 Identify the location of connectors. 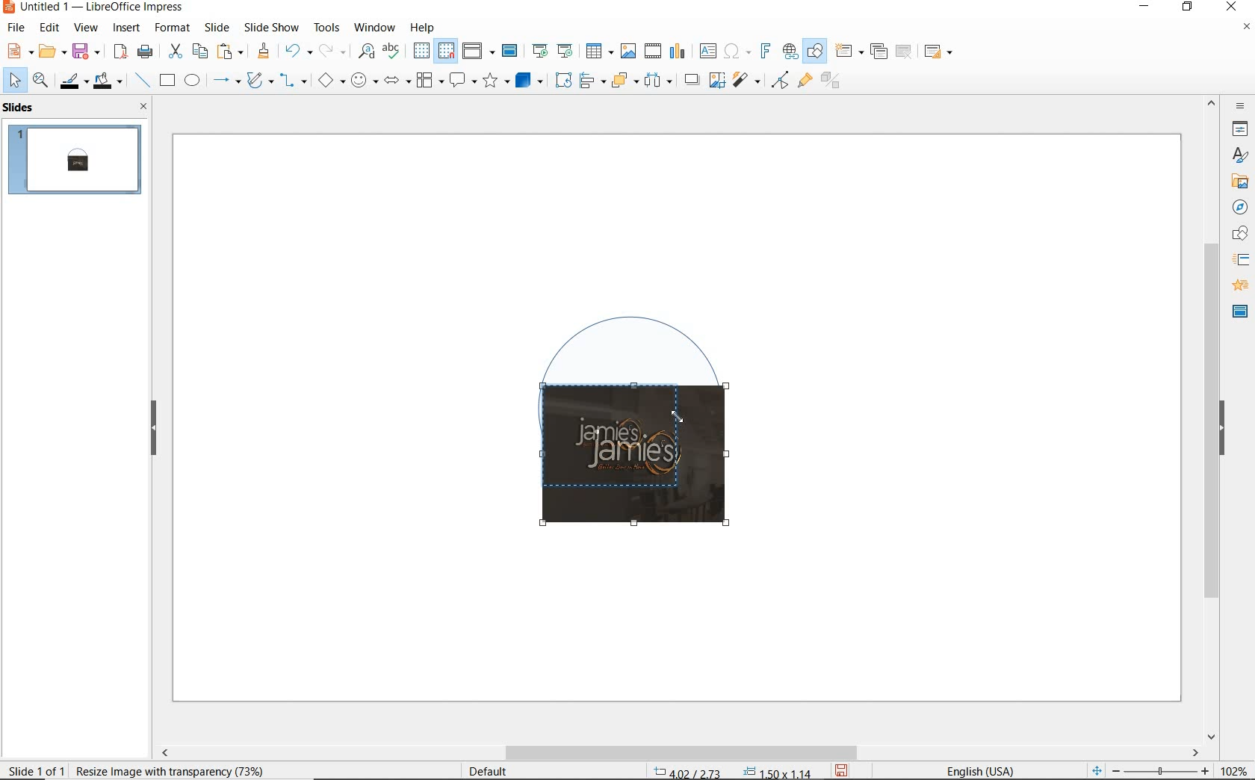
(294, 82).